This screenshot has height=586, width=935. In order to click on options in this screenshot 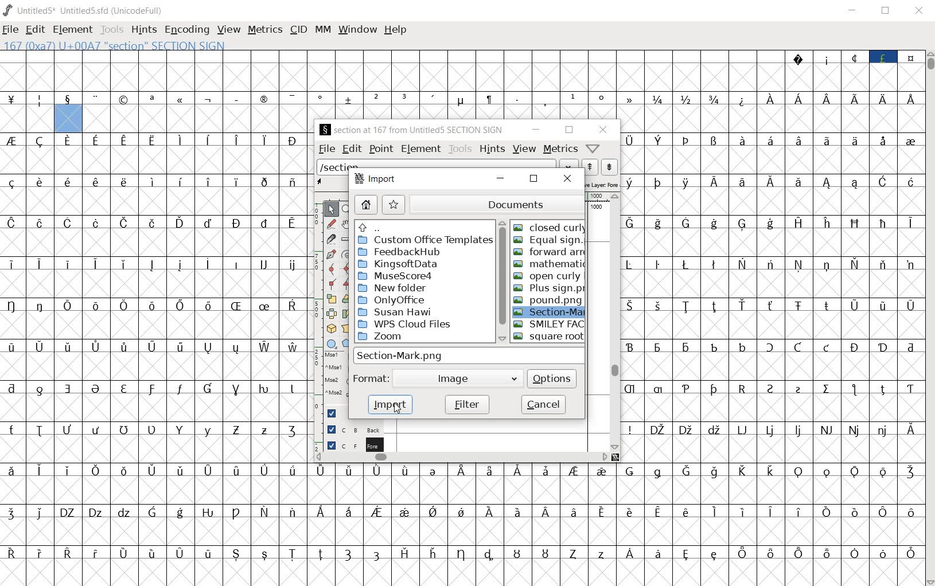, I will do `click(553, 378)`.